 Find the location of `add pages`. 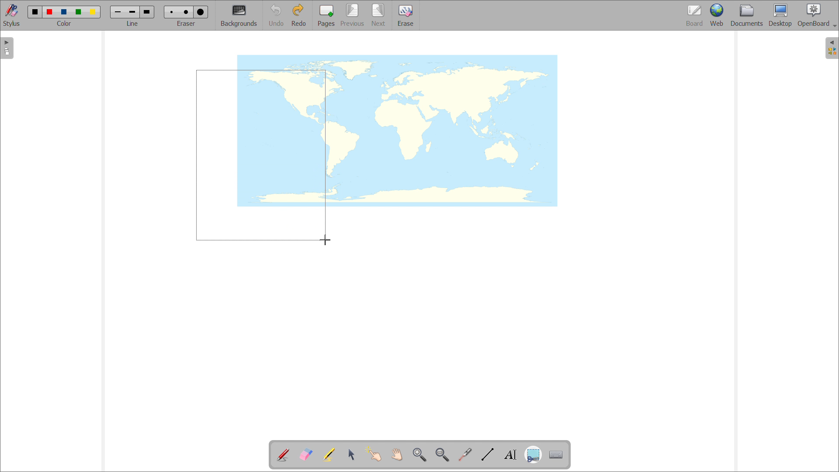

add pages is located at coordinates (326, 15).